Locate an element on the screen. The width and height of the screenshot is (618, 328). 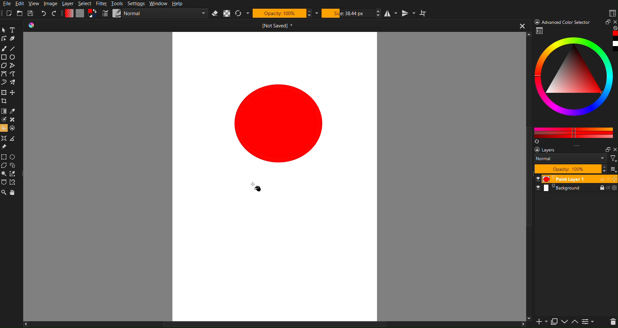
Pencil is located at coordinates (105, 14).